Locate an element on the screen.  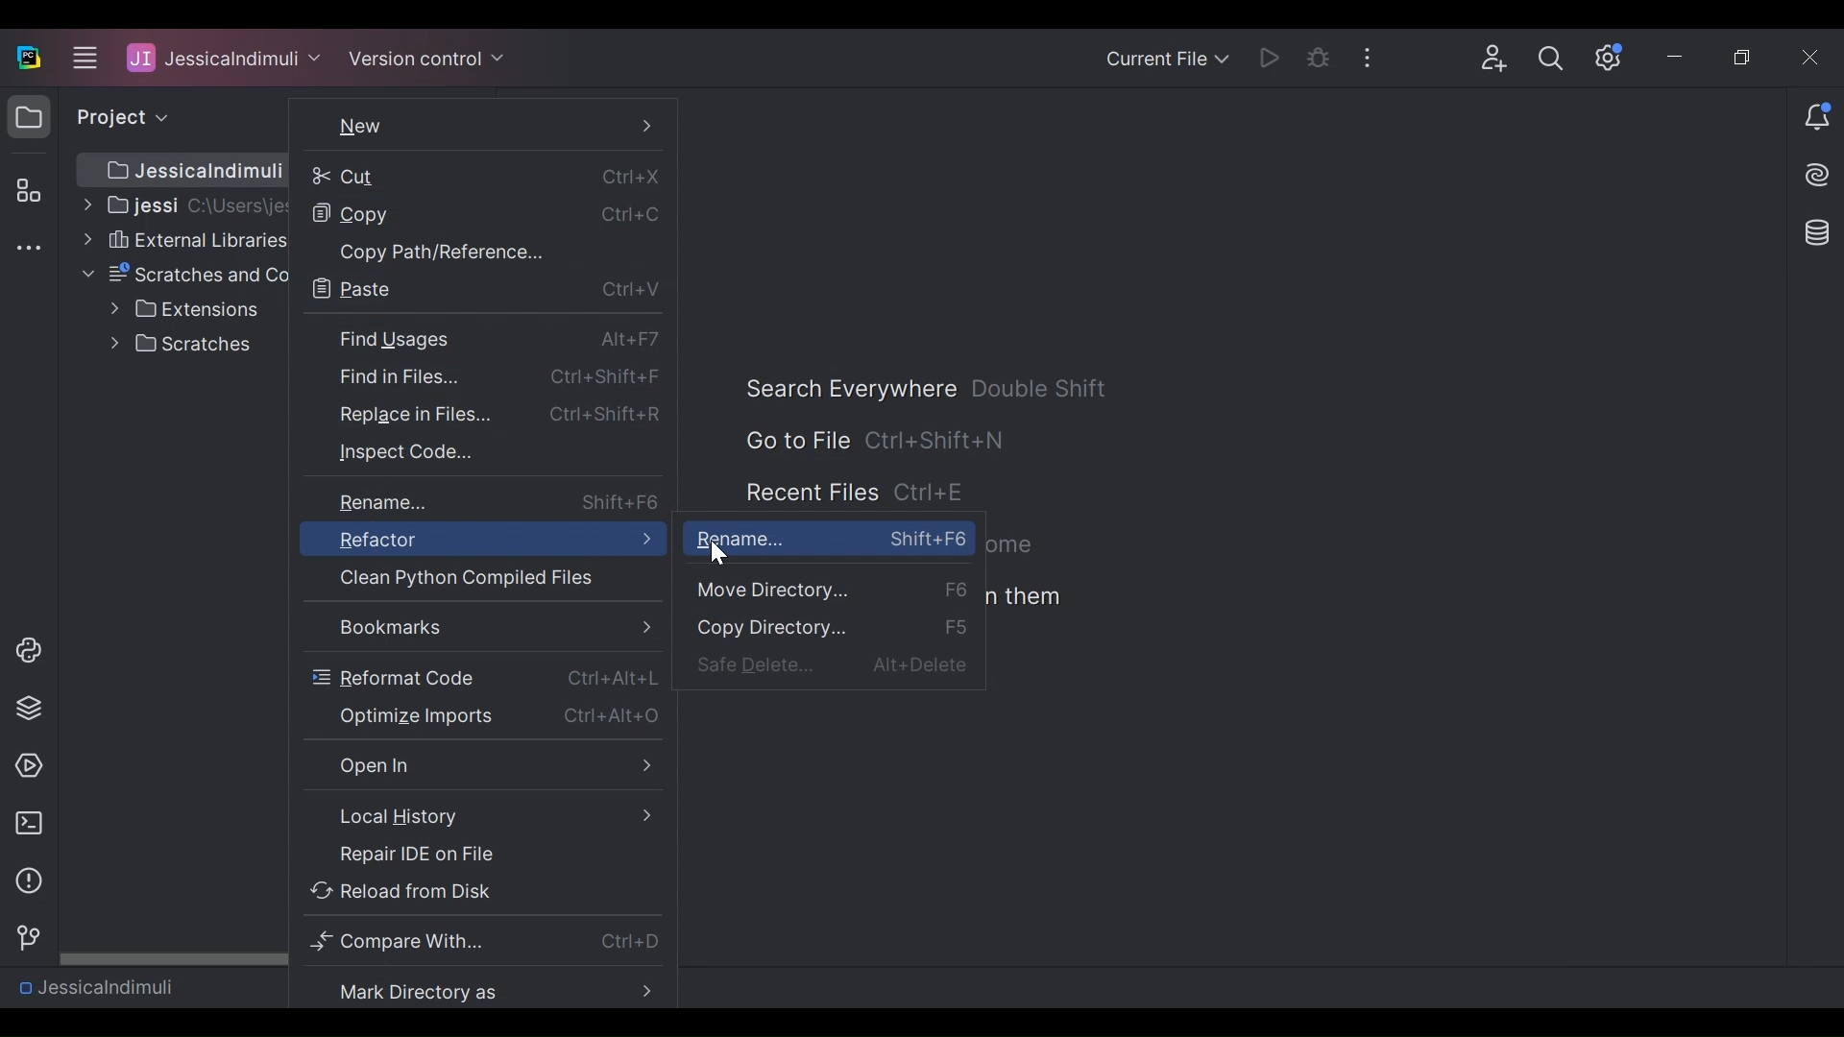
Main  menu is located at coordinates (82, 57).